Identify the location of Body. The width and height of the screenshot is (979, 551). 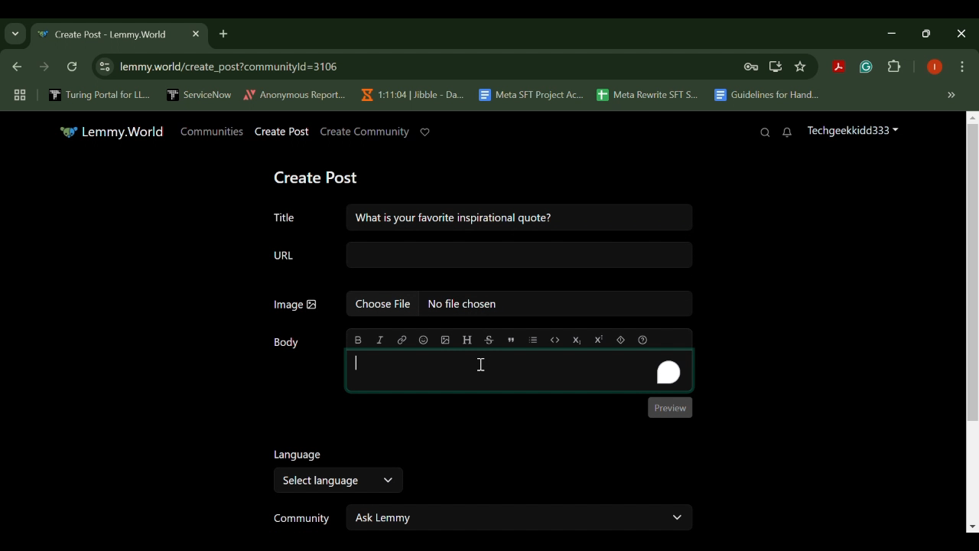
(288, 343).